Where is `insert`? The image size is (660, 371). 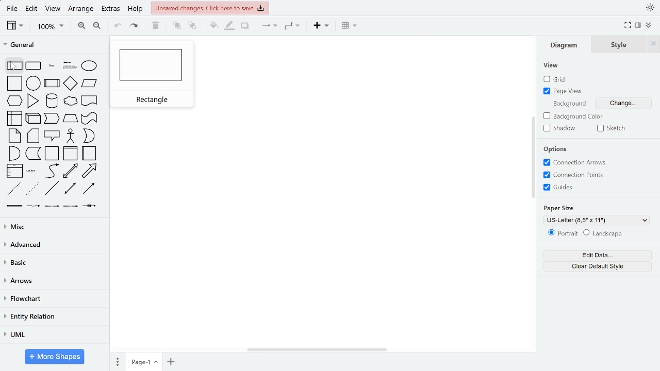
insert is located at coordinates (321, 27).